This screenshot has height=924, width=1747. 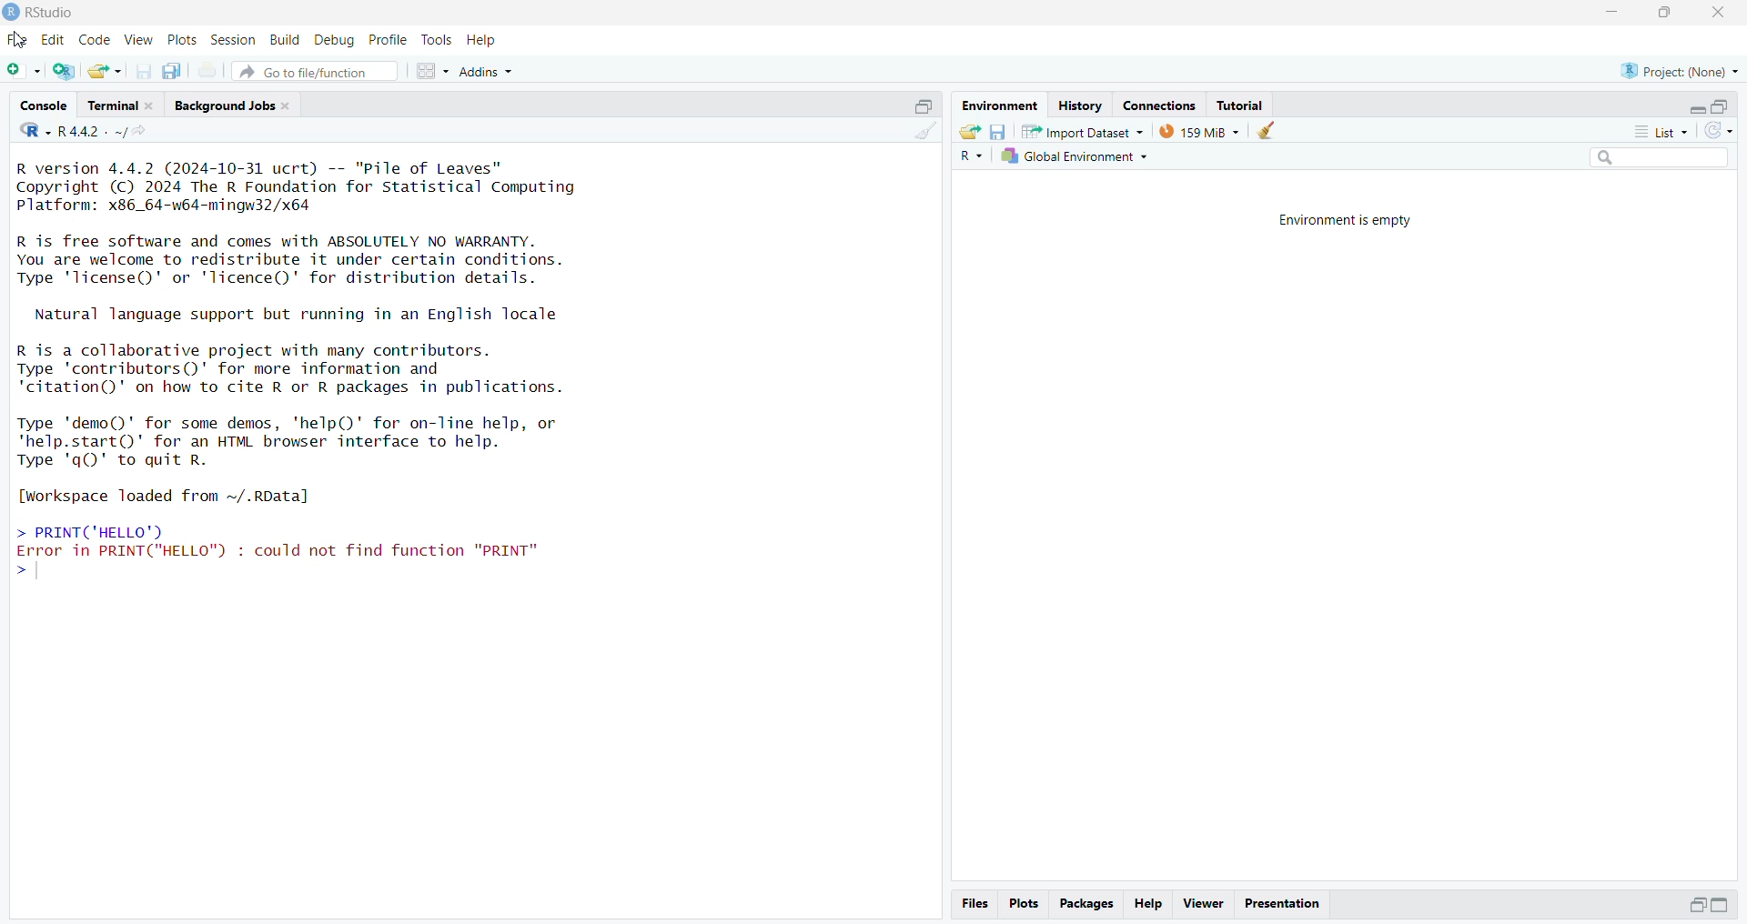 I want to click on print current file, so click(x=208, y=73).